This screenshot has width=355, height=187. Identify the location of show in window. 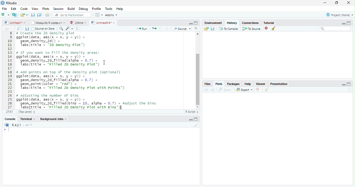
(19, 29).